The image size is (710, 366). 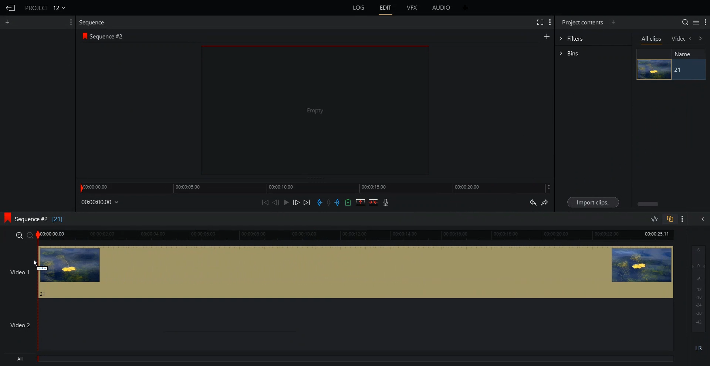 I want to click on icon, so click(x=7, y=218).